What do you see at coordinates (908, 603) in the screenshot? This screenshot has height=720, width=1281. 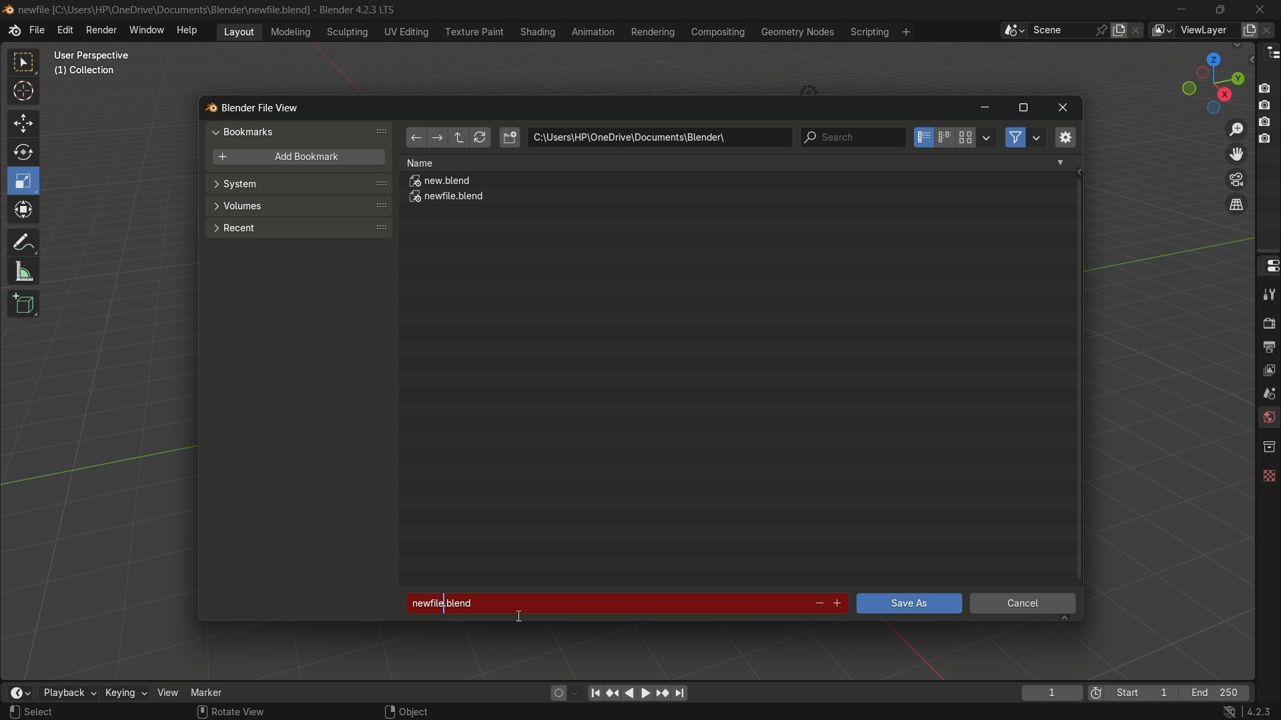 I see `save as` at bounding box center [908, 603].